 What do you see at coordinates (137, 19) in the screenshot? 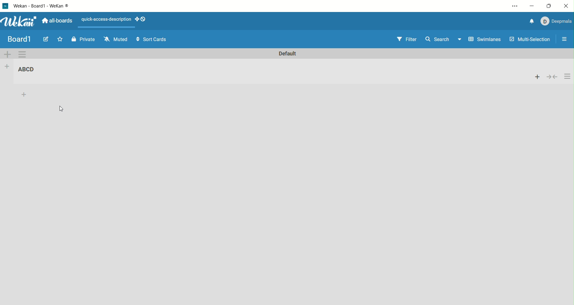
I see `show-desktop-drag-handles` at bounding box center [137, 19].